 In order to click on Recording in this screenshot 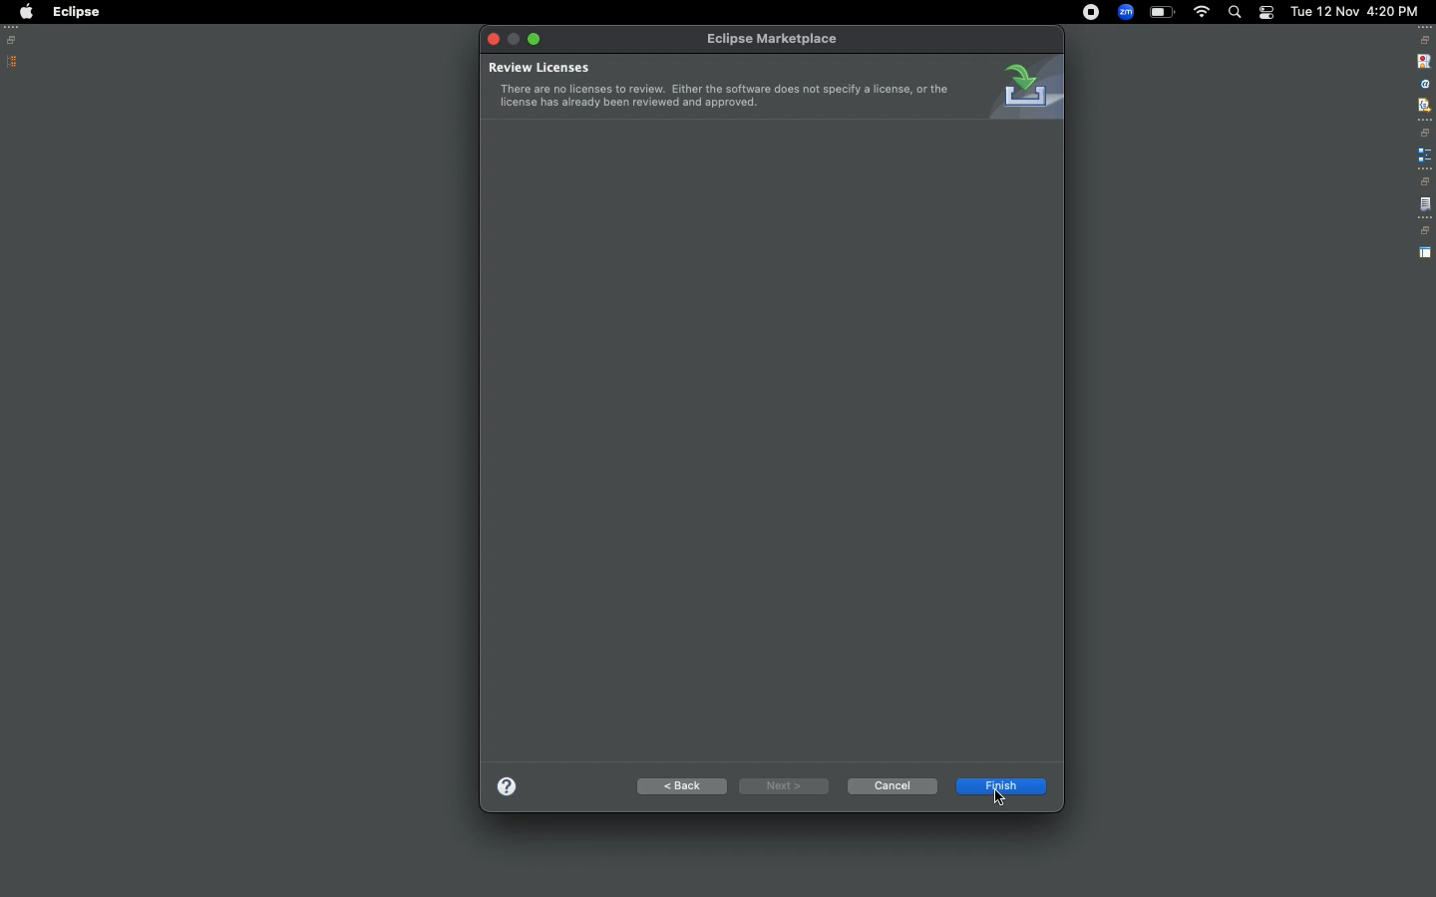, I will do `click(1091, 14)`.